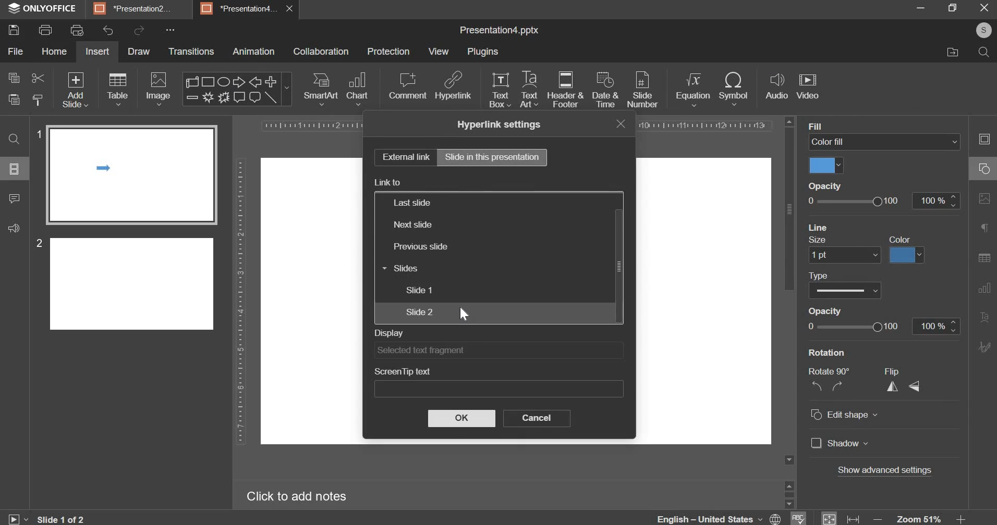 Image resolution: width=997 pixels, height=525 pixels. What do you see at coordinates (826, 381) in the screenshot?
I see `Rotate 90°
NZ` at bounding box center [826, 381].